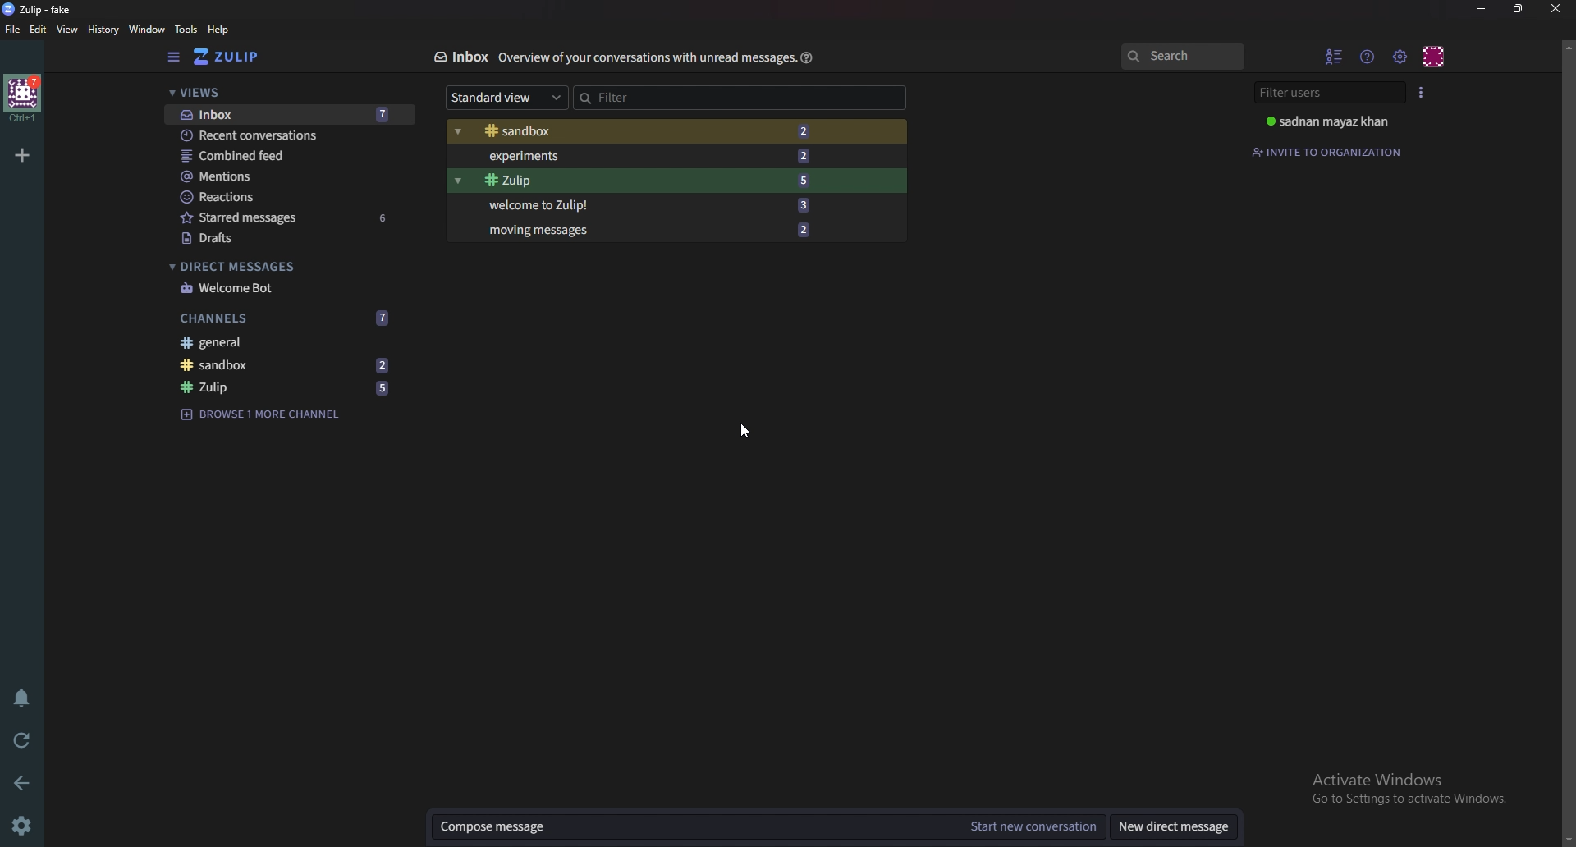 This screenshot has height=847, width=1576. What do you see at coordinates (648, 95) in the screenshot?
I see `Filter` at bounding box center [648, 95].